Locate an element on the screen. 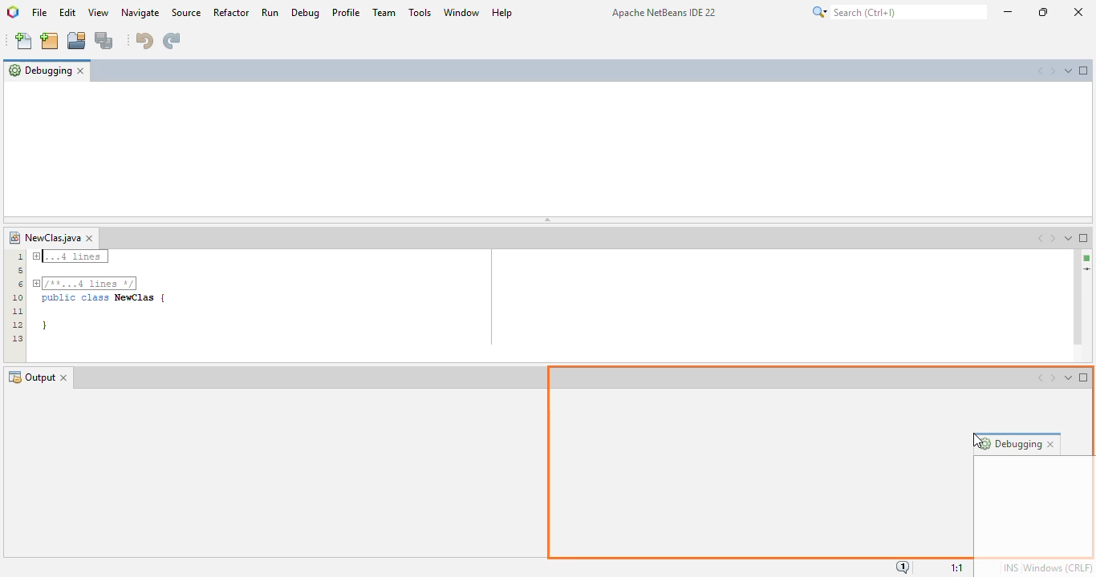  Cursor is located at coordinates (969, 440).